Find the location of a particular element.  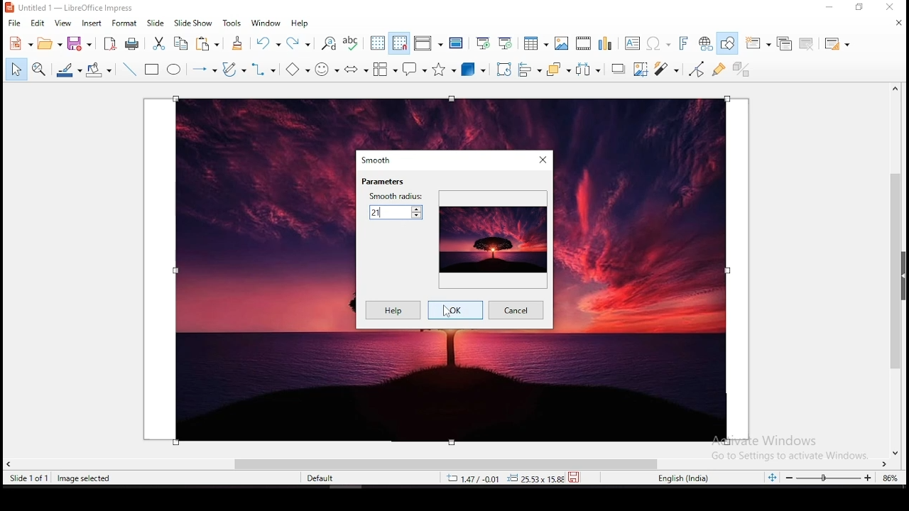

scroll bar is located at coordinates (448, 463).